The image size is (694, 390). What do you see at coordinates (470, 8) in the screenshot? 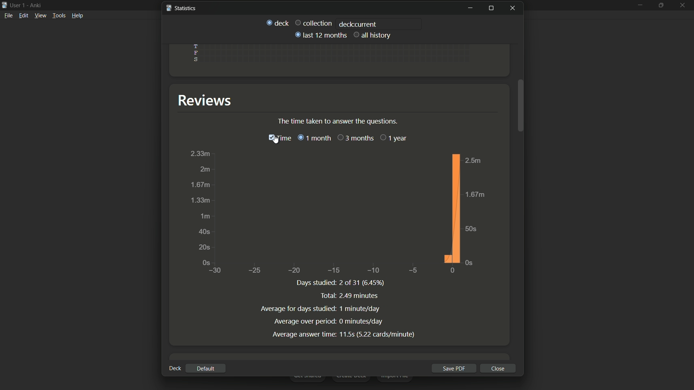
I see `minimize` at bounding box center [470, 8].